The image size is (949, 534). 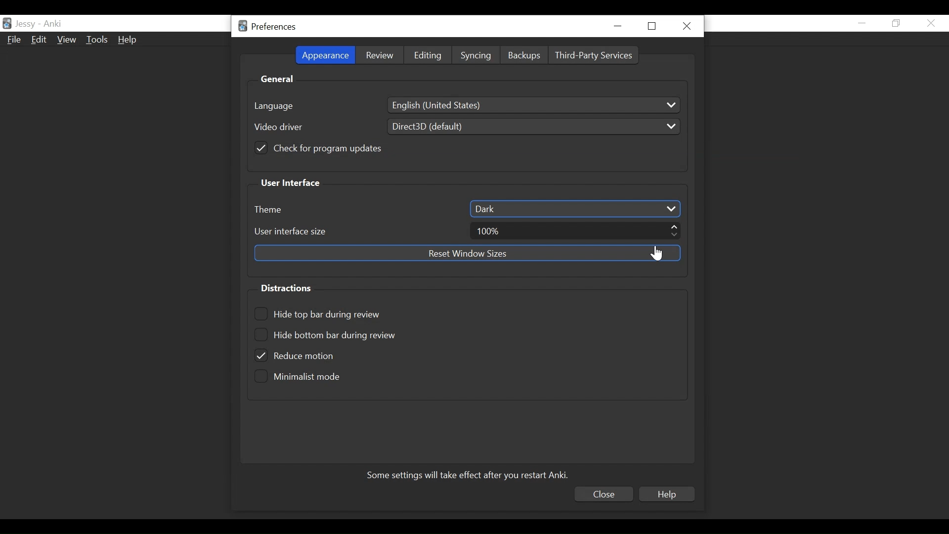 I want to click on minimize, so click(x=863, y=23).